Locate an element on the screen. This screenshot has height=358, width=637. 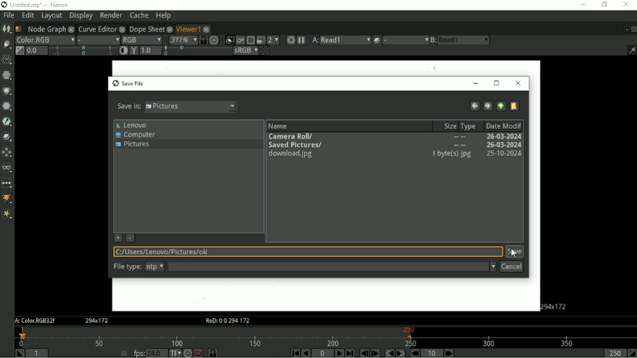
Name is located at coordinates (278, 126).